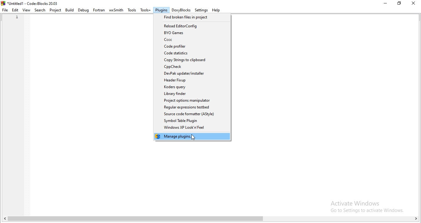 The width and height of the screenshot is (421, 223). What do you see at coordinates (145, 10) in the screenshot?
I see `Tools+` at bounding box center [145, 10].